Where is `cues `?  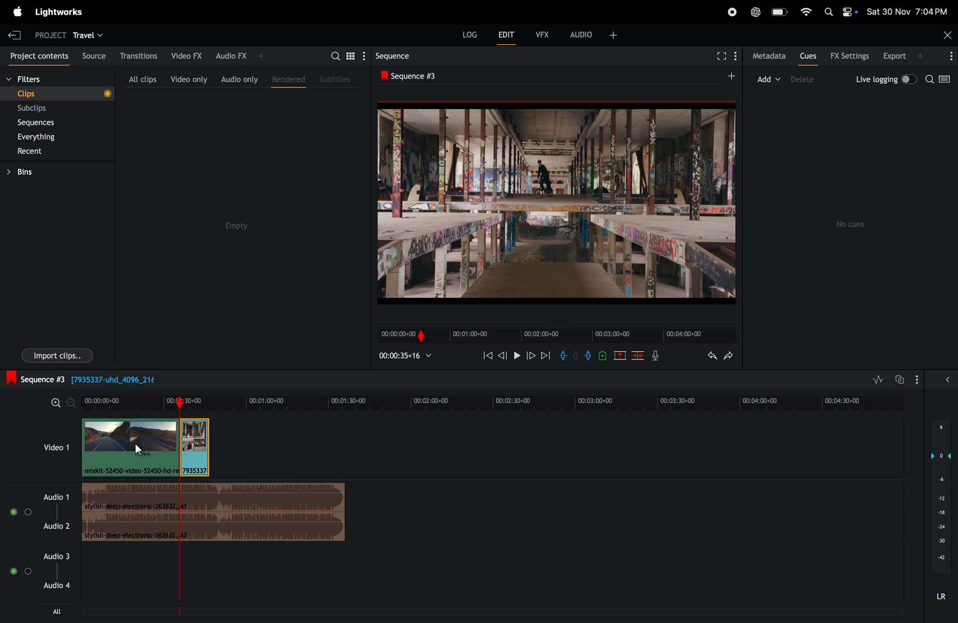
cues  is located at coordinates (808, 56).